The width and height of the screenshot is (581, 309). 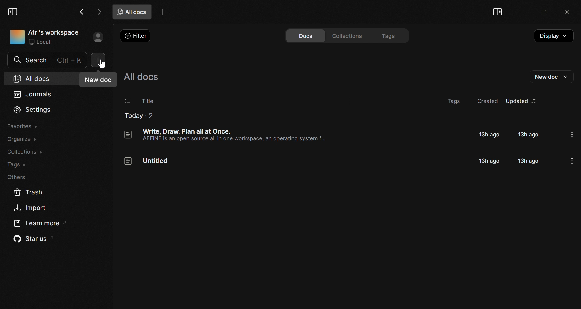 What do you see at coordinates (162, 13) in the screenshot?
I see `Add tab` at bounding box center [162, 13].